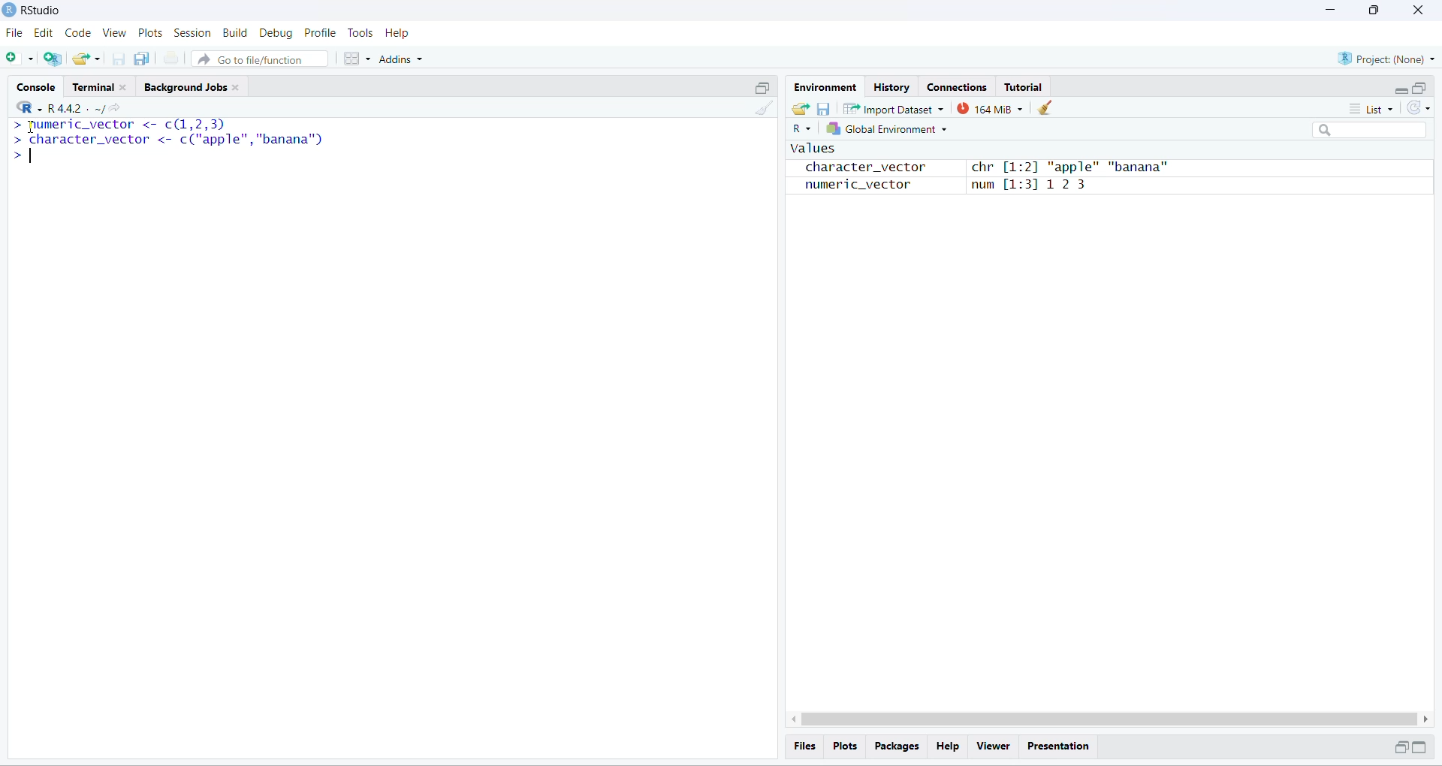  What do you see at coordinates (956, 86) in the screenshot?
I see `Connections` at bounding box center [956, 86].